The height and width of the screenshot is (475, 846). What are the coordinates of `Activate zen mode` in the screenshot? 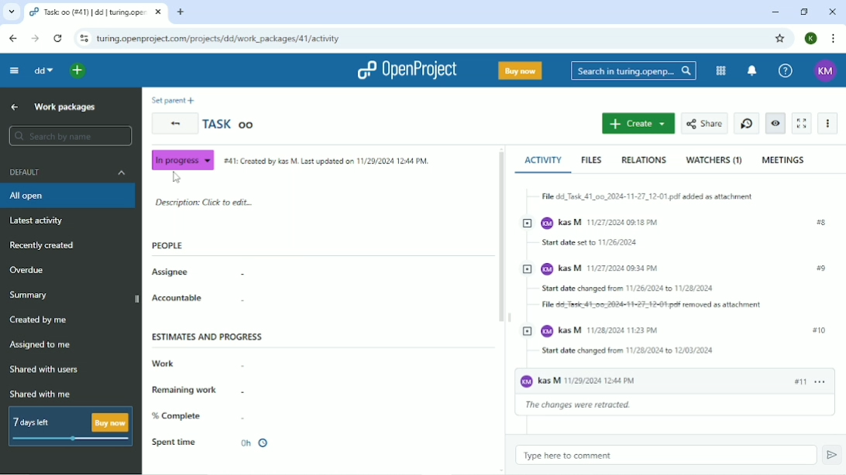 It's located at (803, 123).